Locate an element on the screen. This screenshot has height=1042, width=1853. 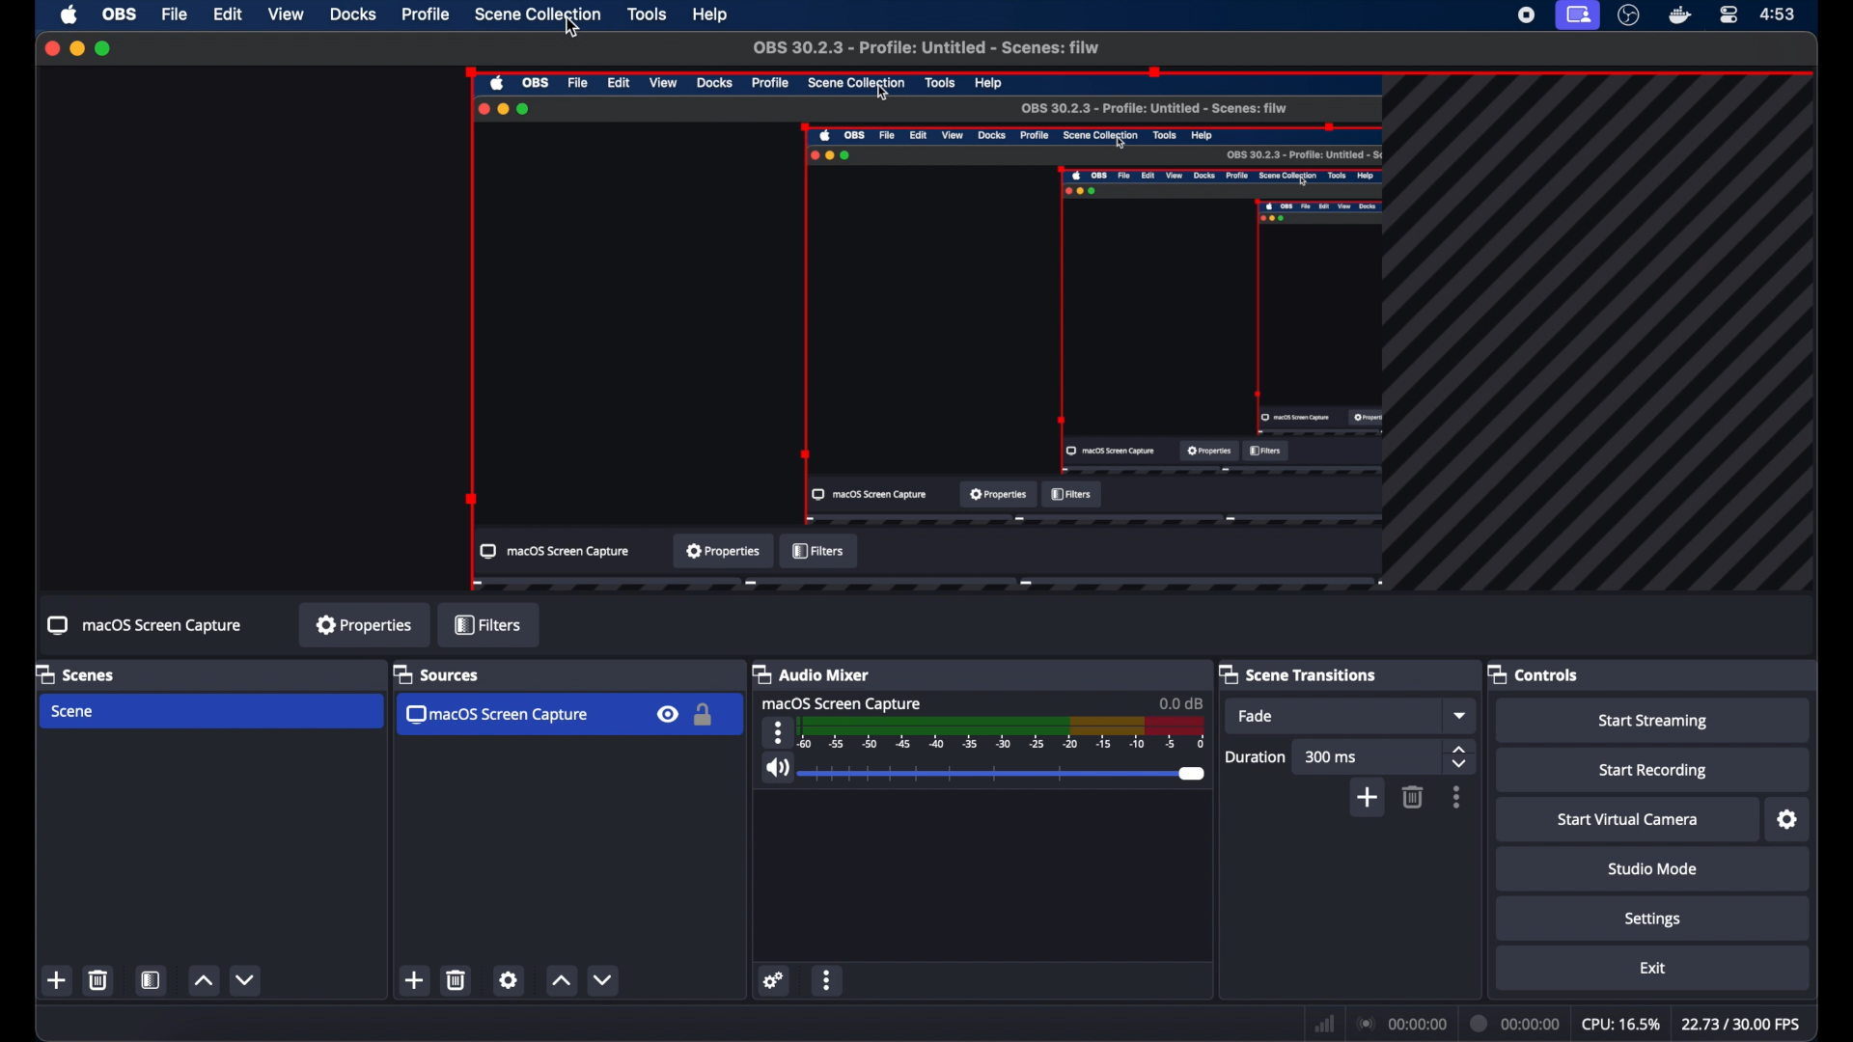
preview is located at coordinates (924, 338).